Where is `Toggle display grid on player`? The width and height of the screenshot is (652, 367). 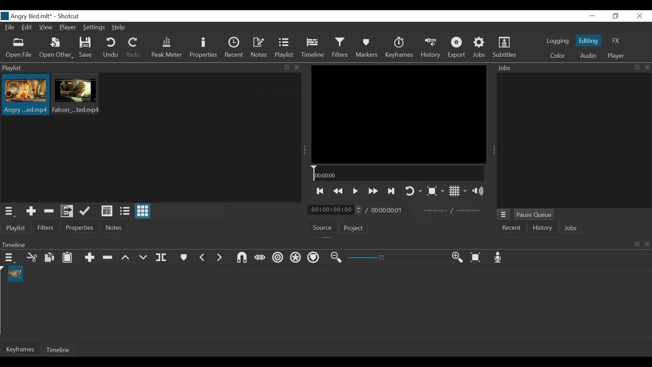
Toggle display grid on player is located at coordinates (458, 191).